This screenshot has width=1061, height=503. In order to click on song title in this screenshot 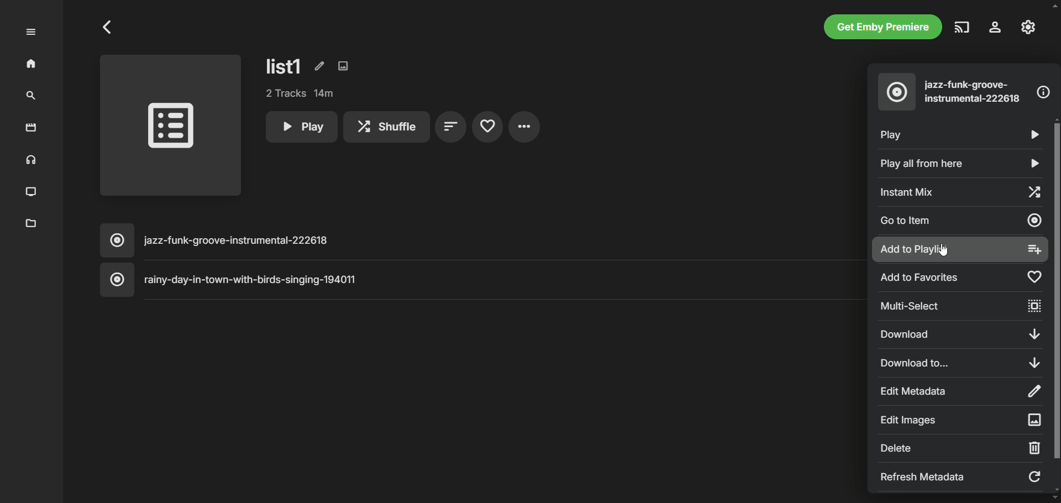, I will do `click(974, 92)`.